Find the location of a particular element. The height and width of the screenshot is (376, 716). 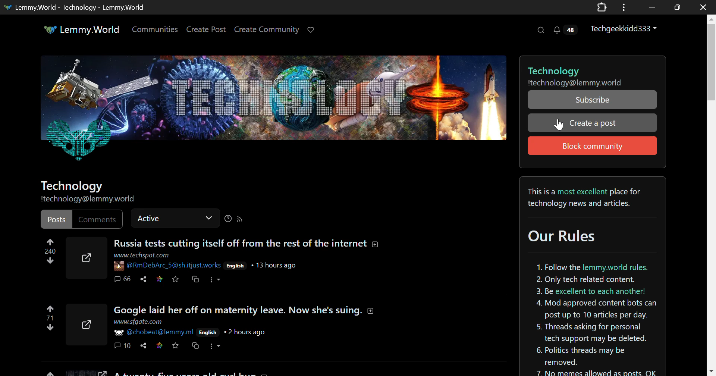

Techgeekkidd333 is located at coordinates (625, 29).